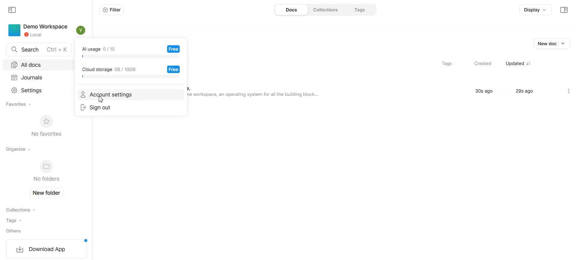  Describe the element at coordinates (48, 193) in the screenshot. I see `New folder` at that location.